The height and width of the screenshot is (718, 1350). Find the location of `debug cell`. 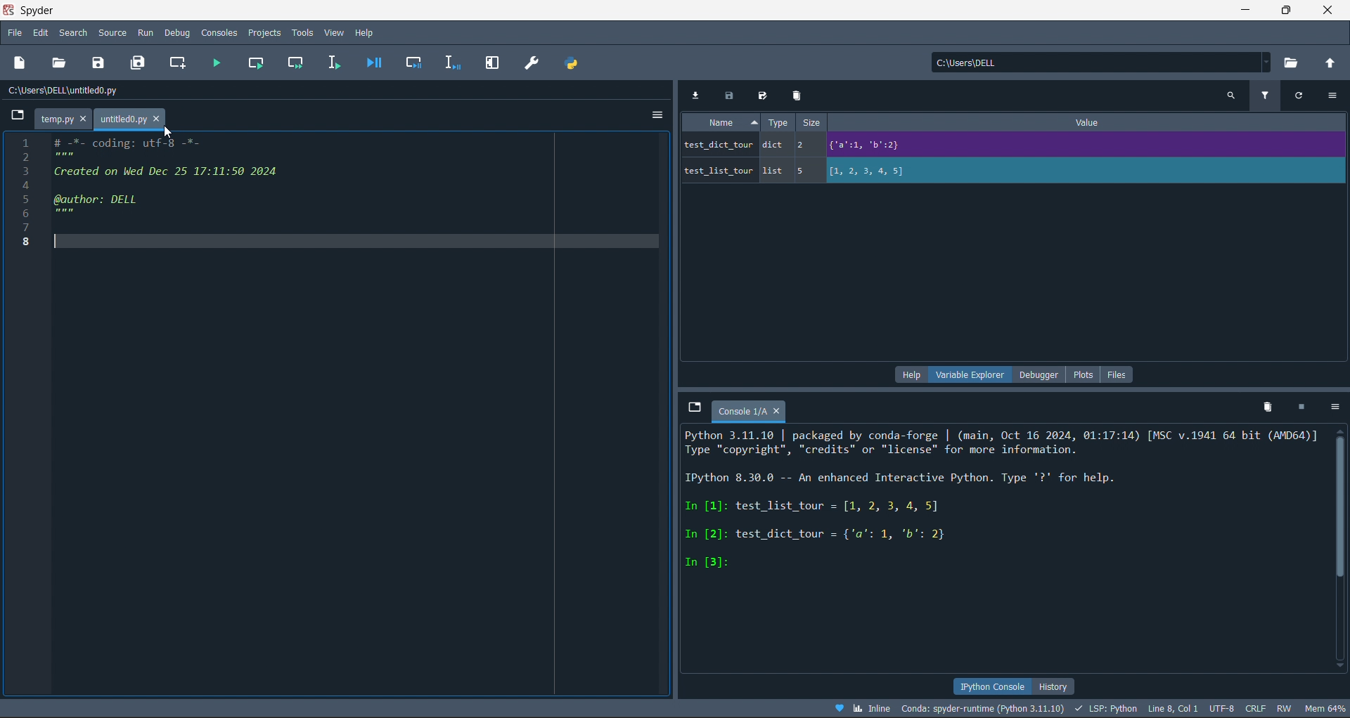

debug cell is located at coordinates (409, 62).